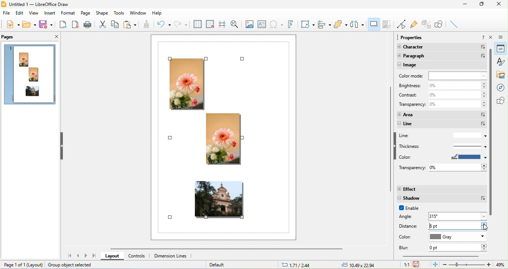 This screenshot has width=508, height=269. Describe the element at coordinates (222, 25) in the screenshot. I see `helpline while moving` at that location.